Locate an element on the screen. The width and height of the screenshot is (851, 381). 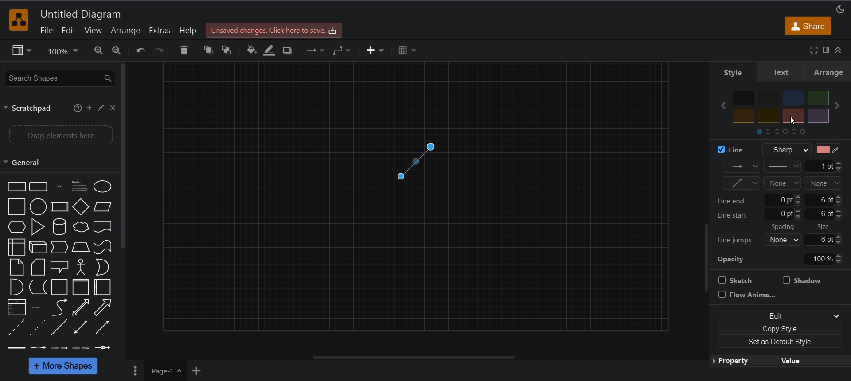
drag elements here is located at coordinates (62, 135).